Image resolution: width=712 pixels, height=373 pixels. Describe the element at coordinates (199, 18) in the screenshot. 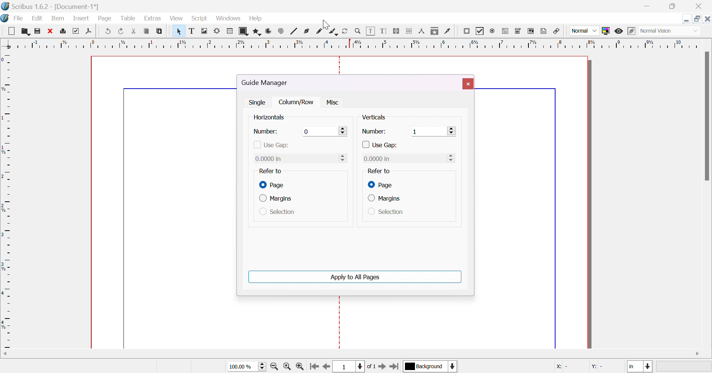

I see `script` at that location.